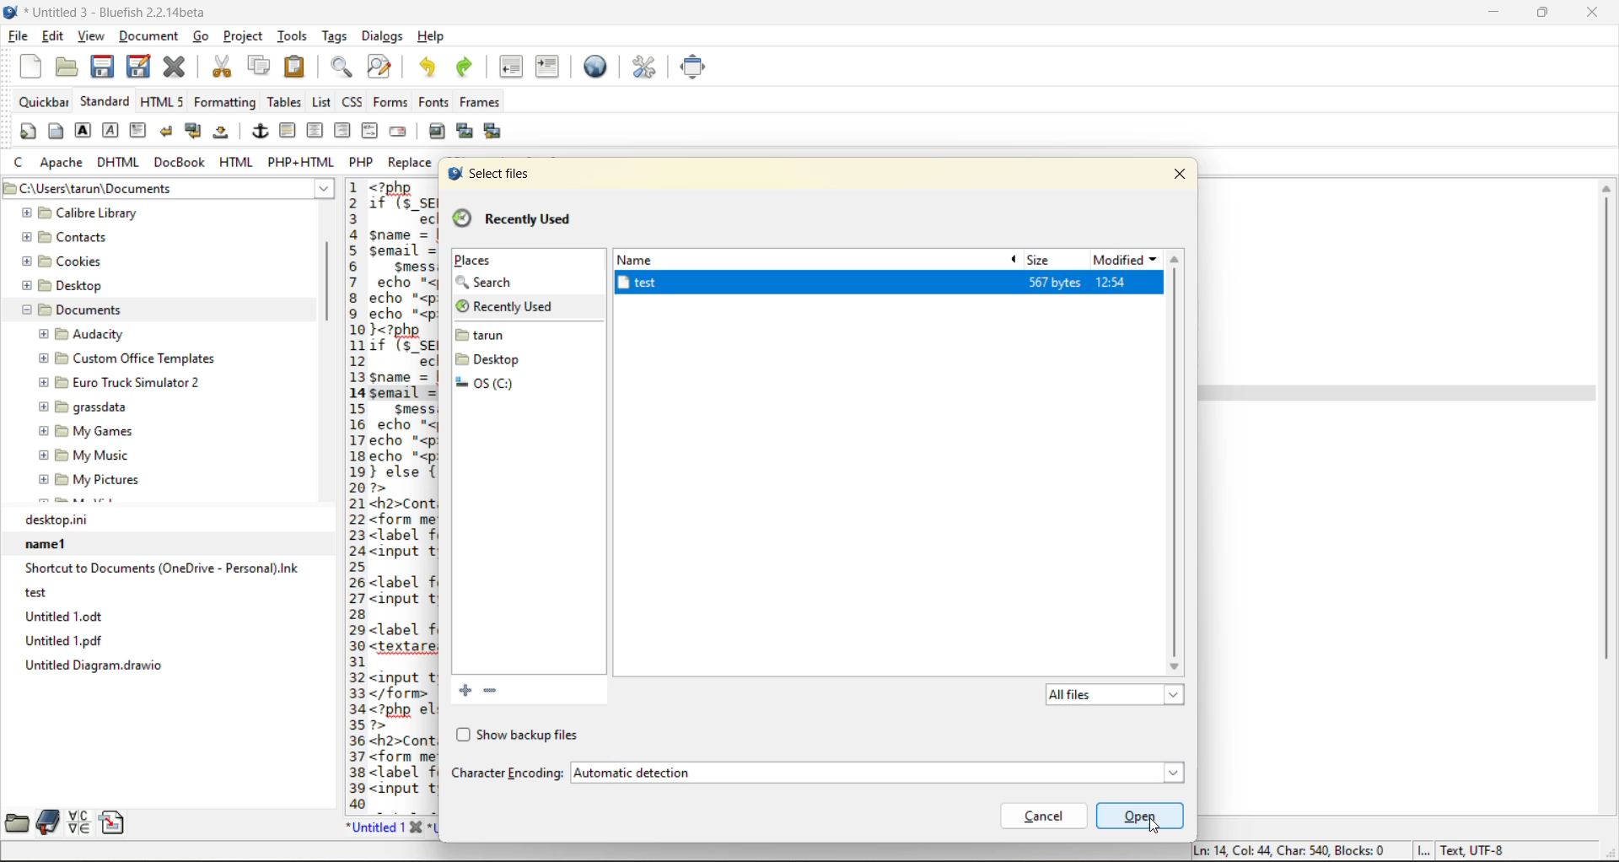  I want to click on view, so click(92, 38).